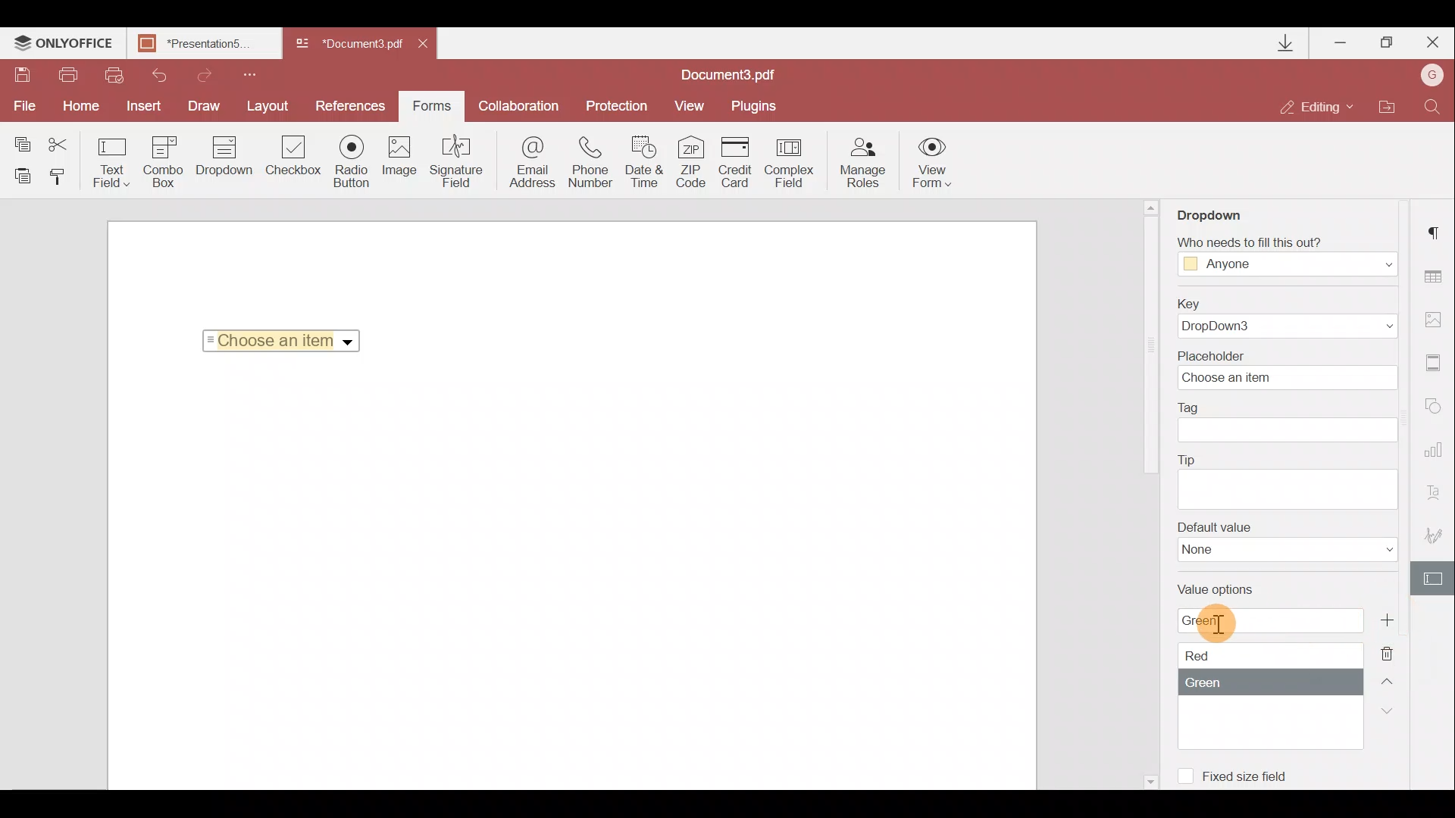 This screenshot has width=1455, height=818. I want to click on Email address, so click(527, 166).